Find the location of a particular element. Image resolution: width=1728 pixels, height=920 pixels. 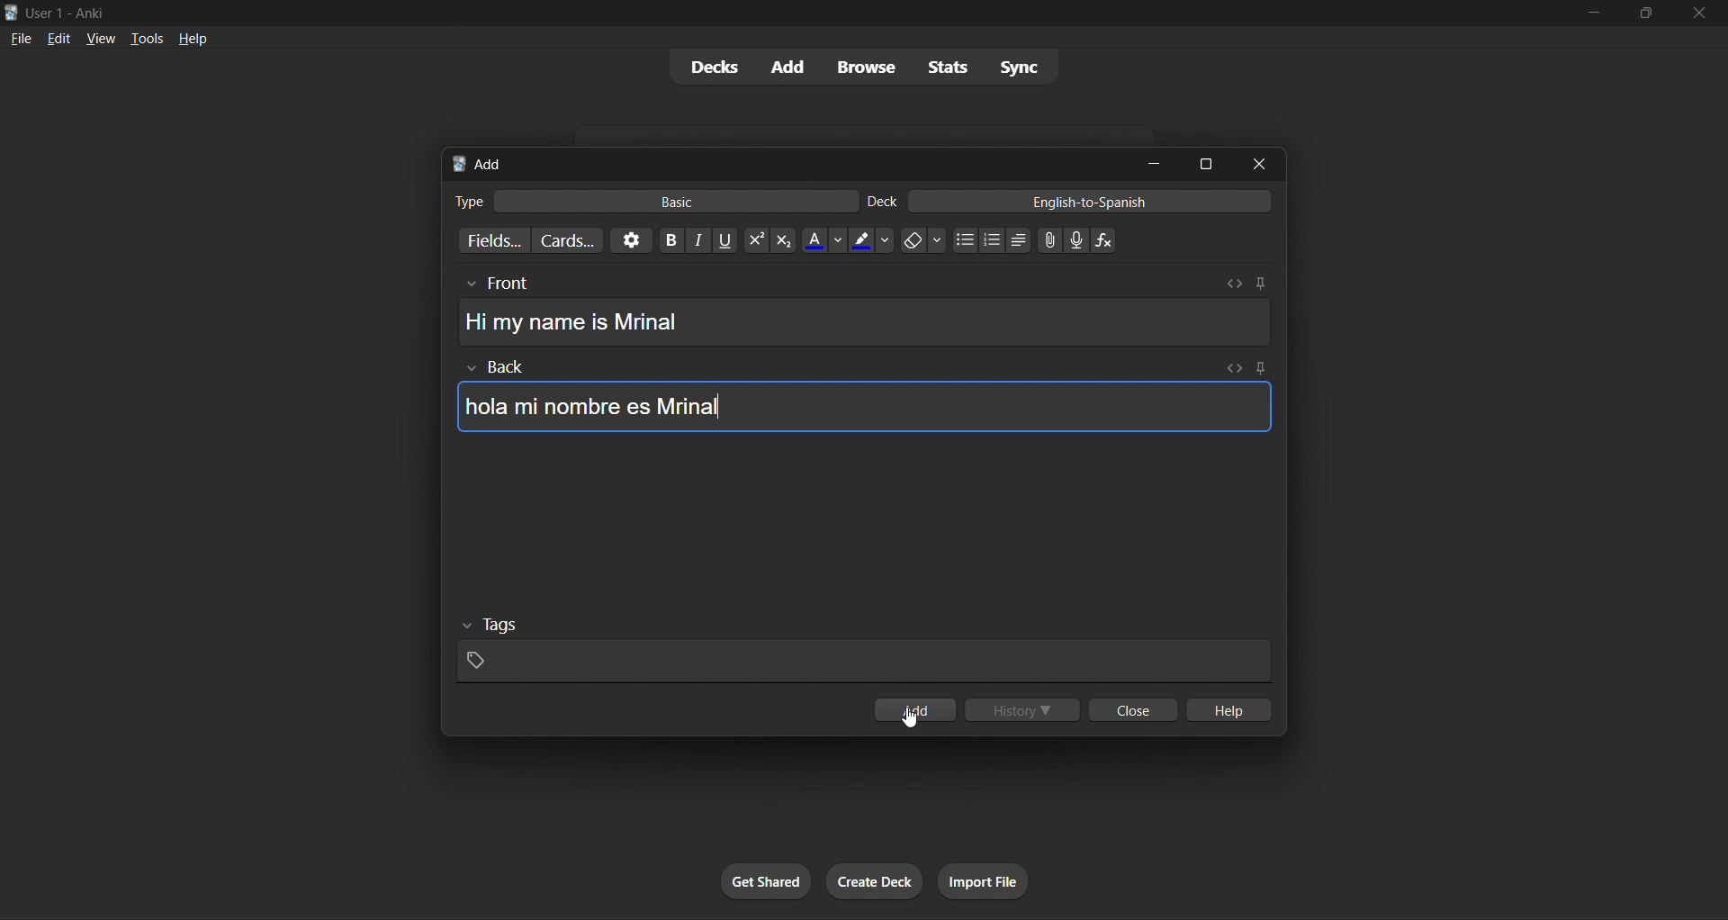

close is located at coordinates (1264, 164).